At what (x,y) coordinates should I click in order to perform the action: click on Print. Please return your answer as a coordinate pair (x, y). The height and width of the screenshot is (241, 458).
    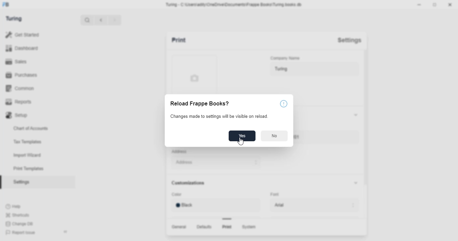
    Looking at the image, I should click on (185, 41).